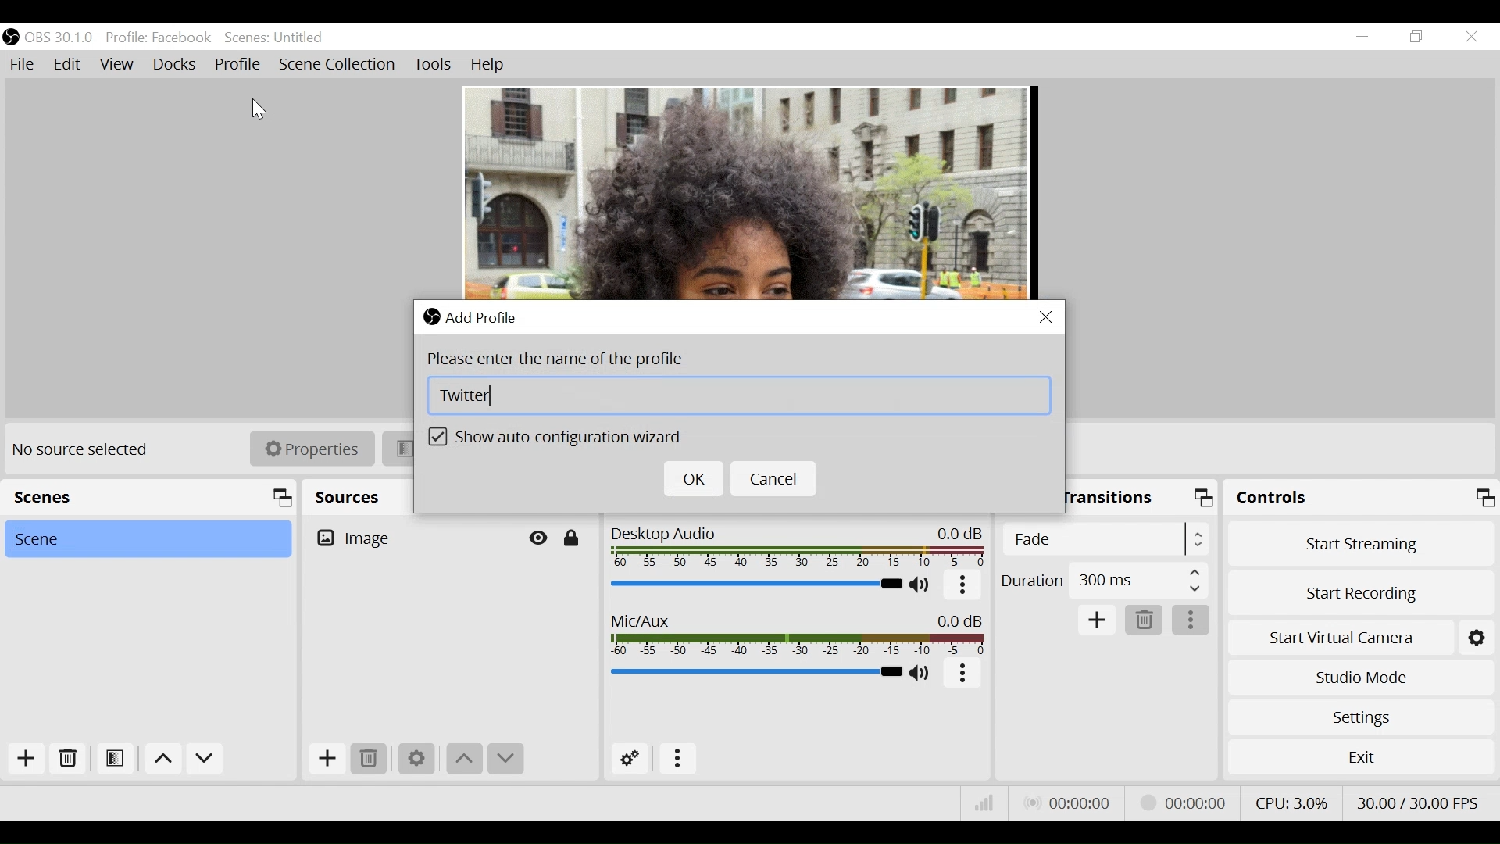 The height and width of the screenshot is (844, 1500). I want to click on Studio Mode, so click(1358, 679).